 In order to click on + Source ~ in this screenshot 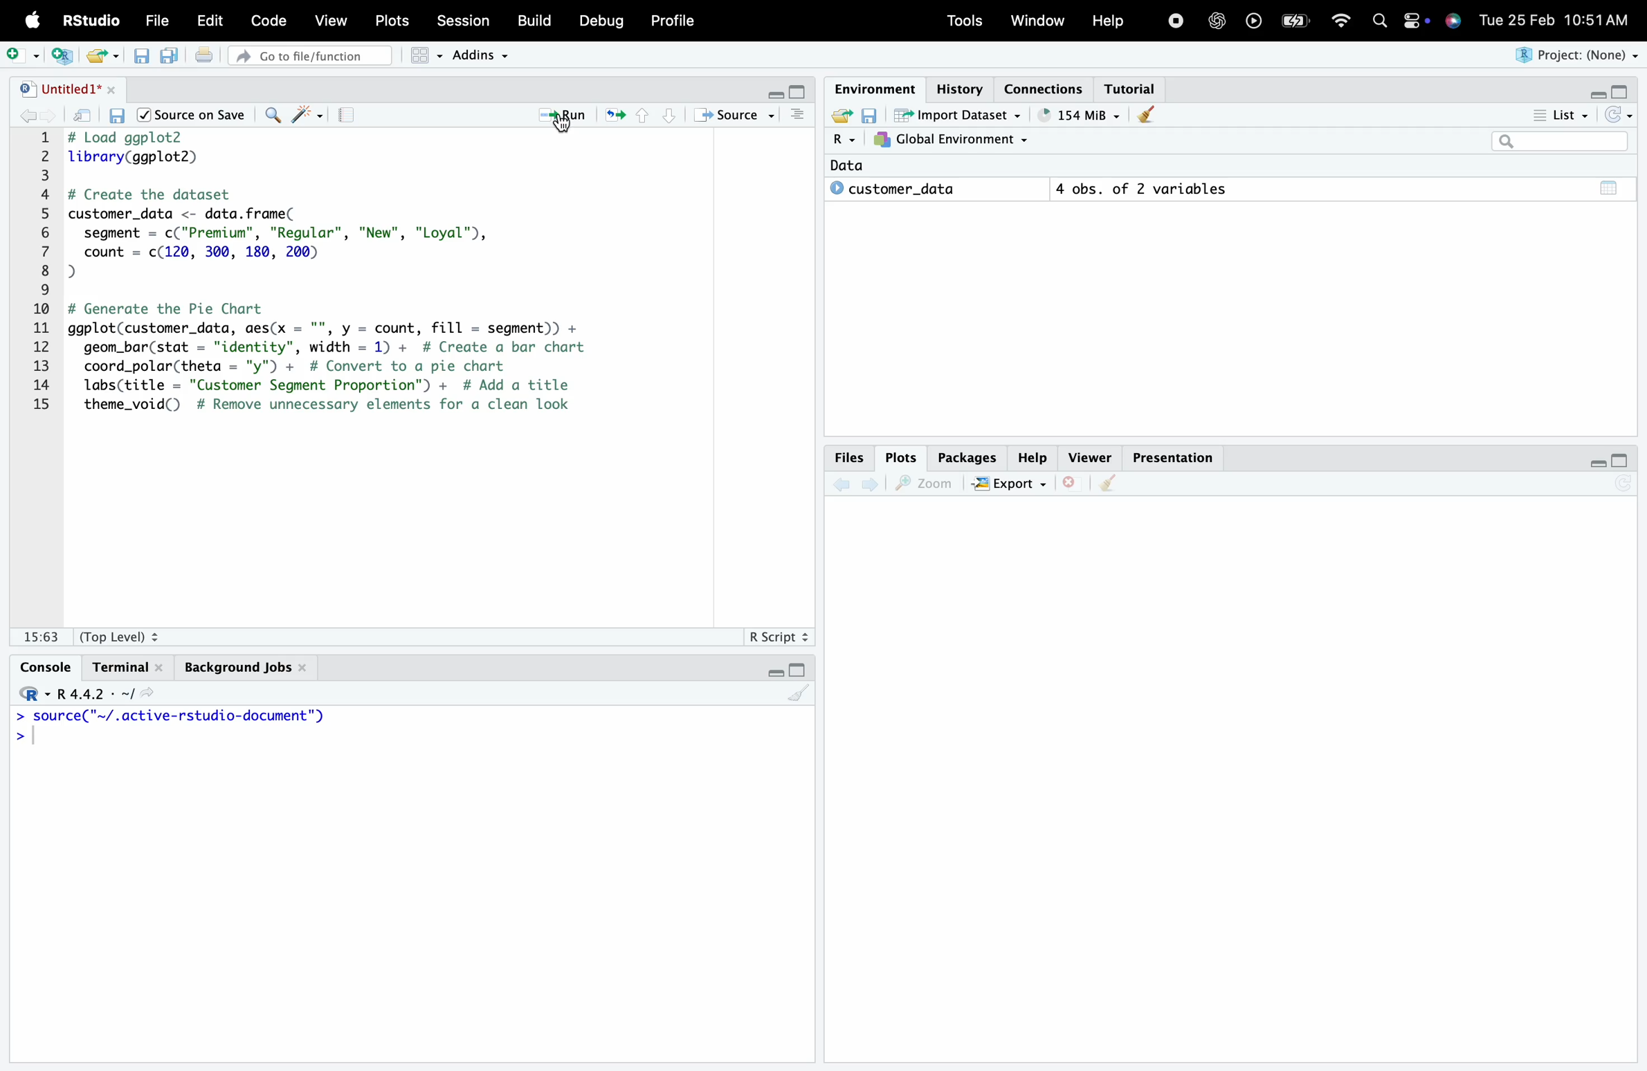, I will do `click(736, 116)`.